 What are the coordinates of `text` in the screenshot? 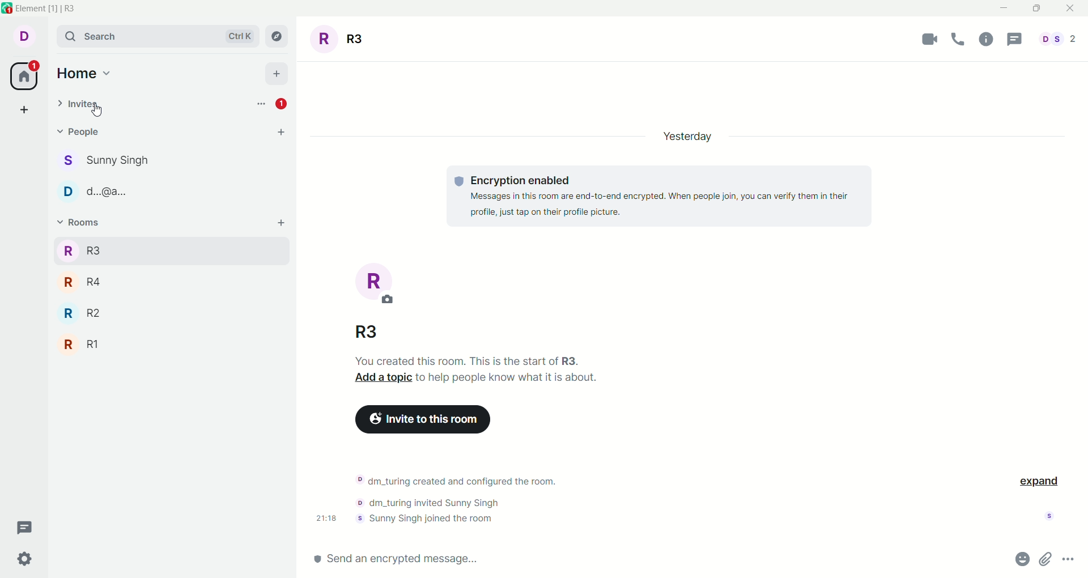 It's located at (471, 499).